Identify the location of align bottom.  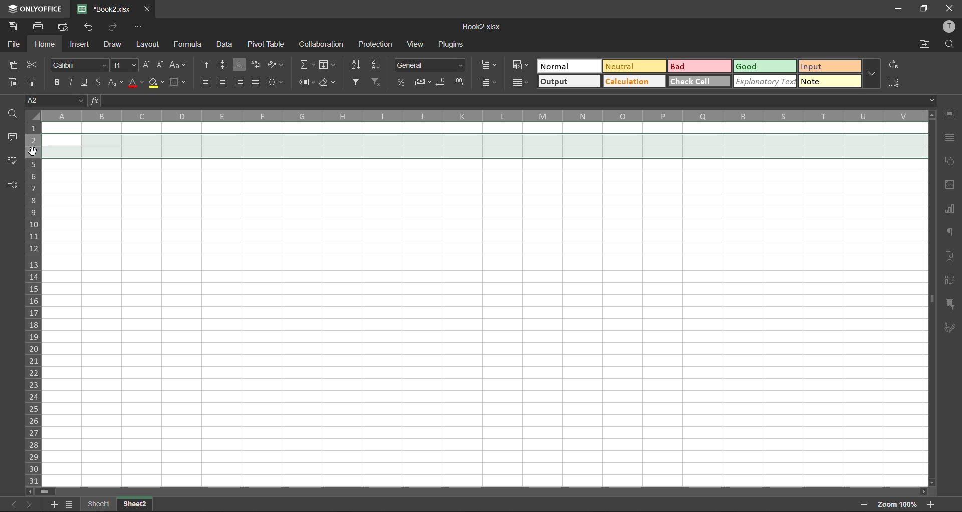
(237, 65).